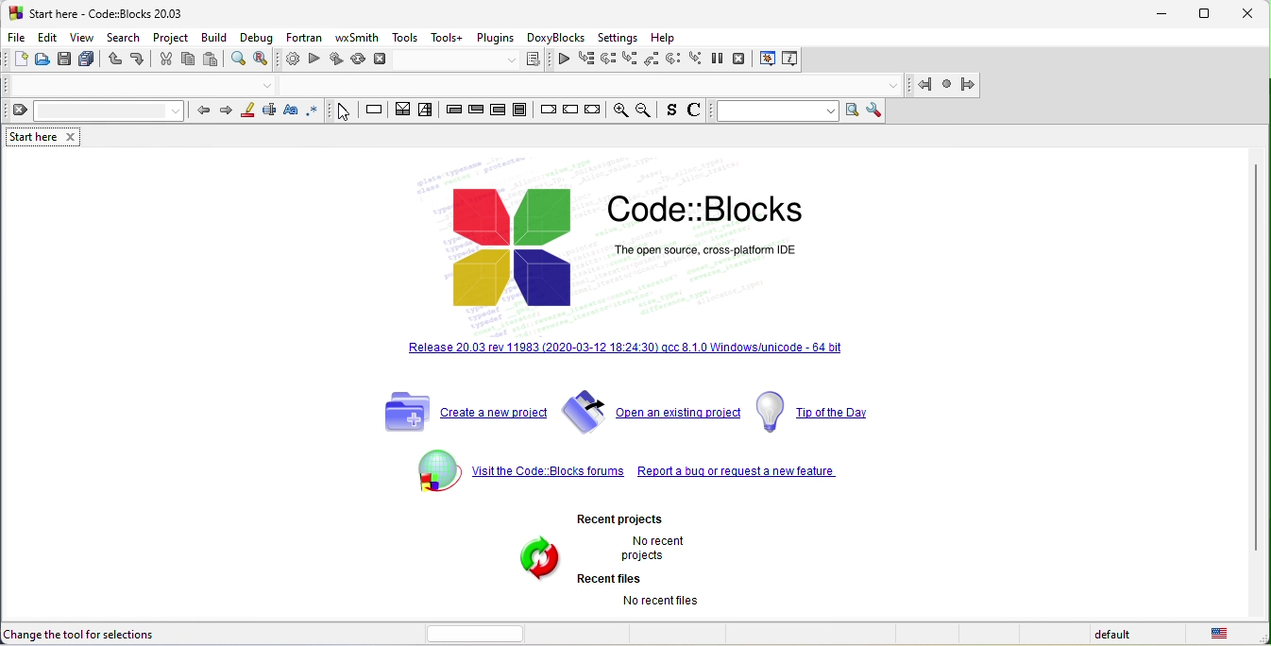 The width and height of the screenshot is (1271, 646). I want to click on selected text, so click(272, 110).